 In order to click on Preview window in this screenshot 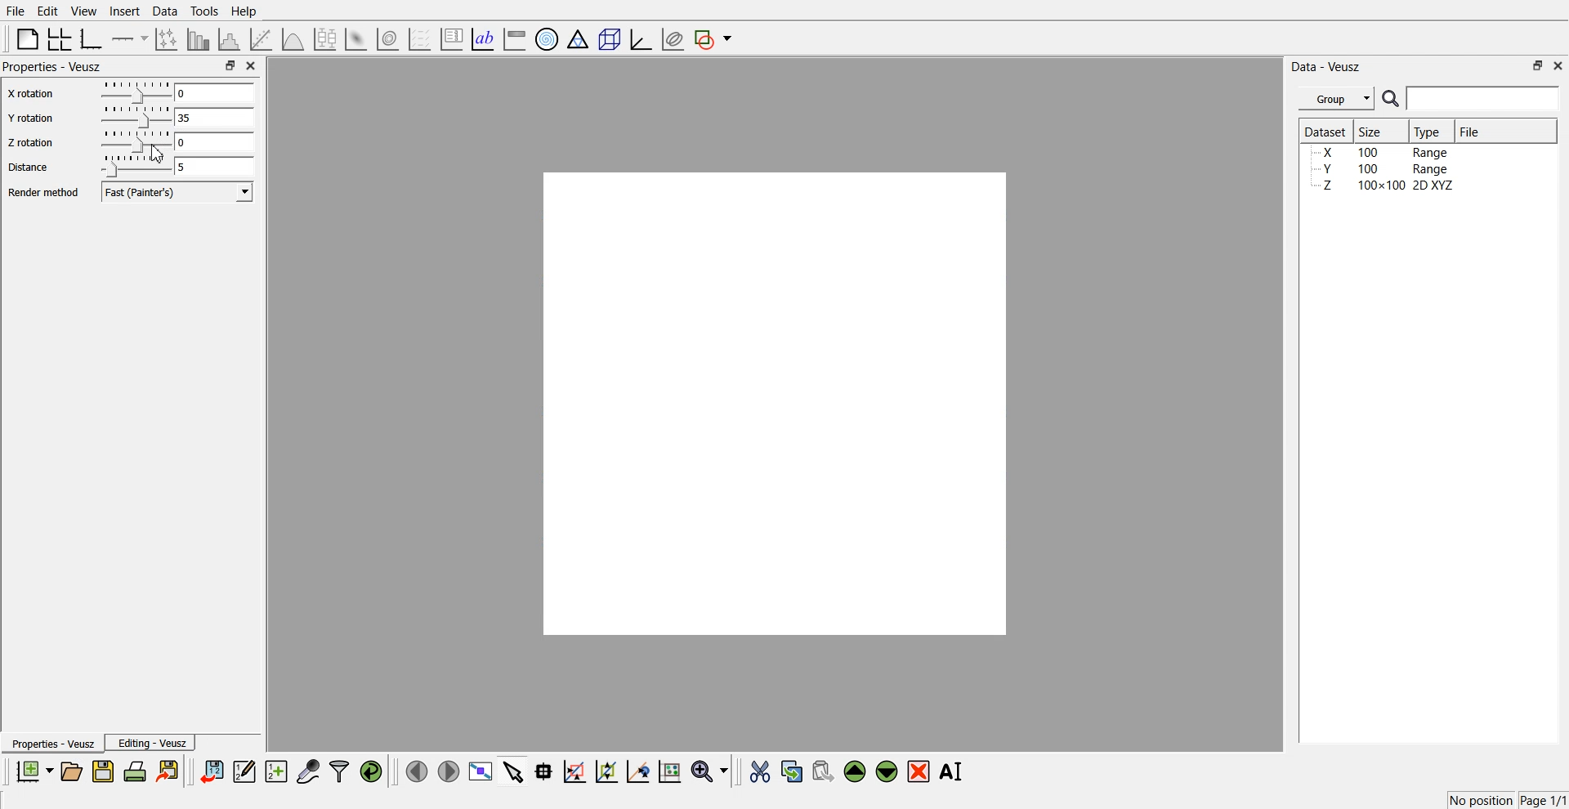, I will do `click(776, 404)`.